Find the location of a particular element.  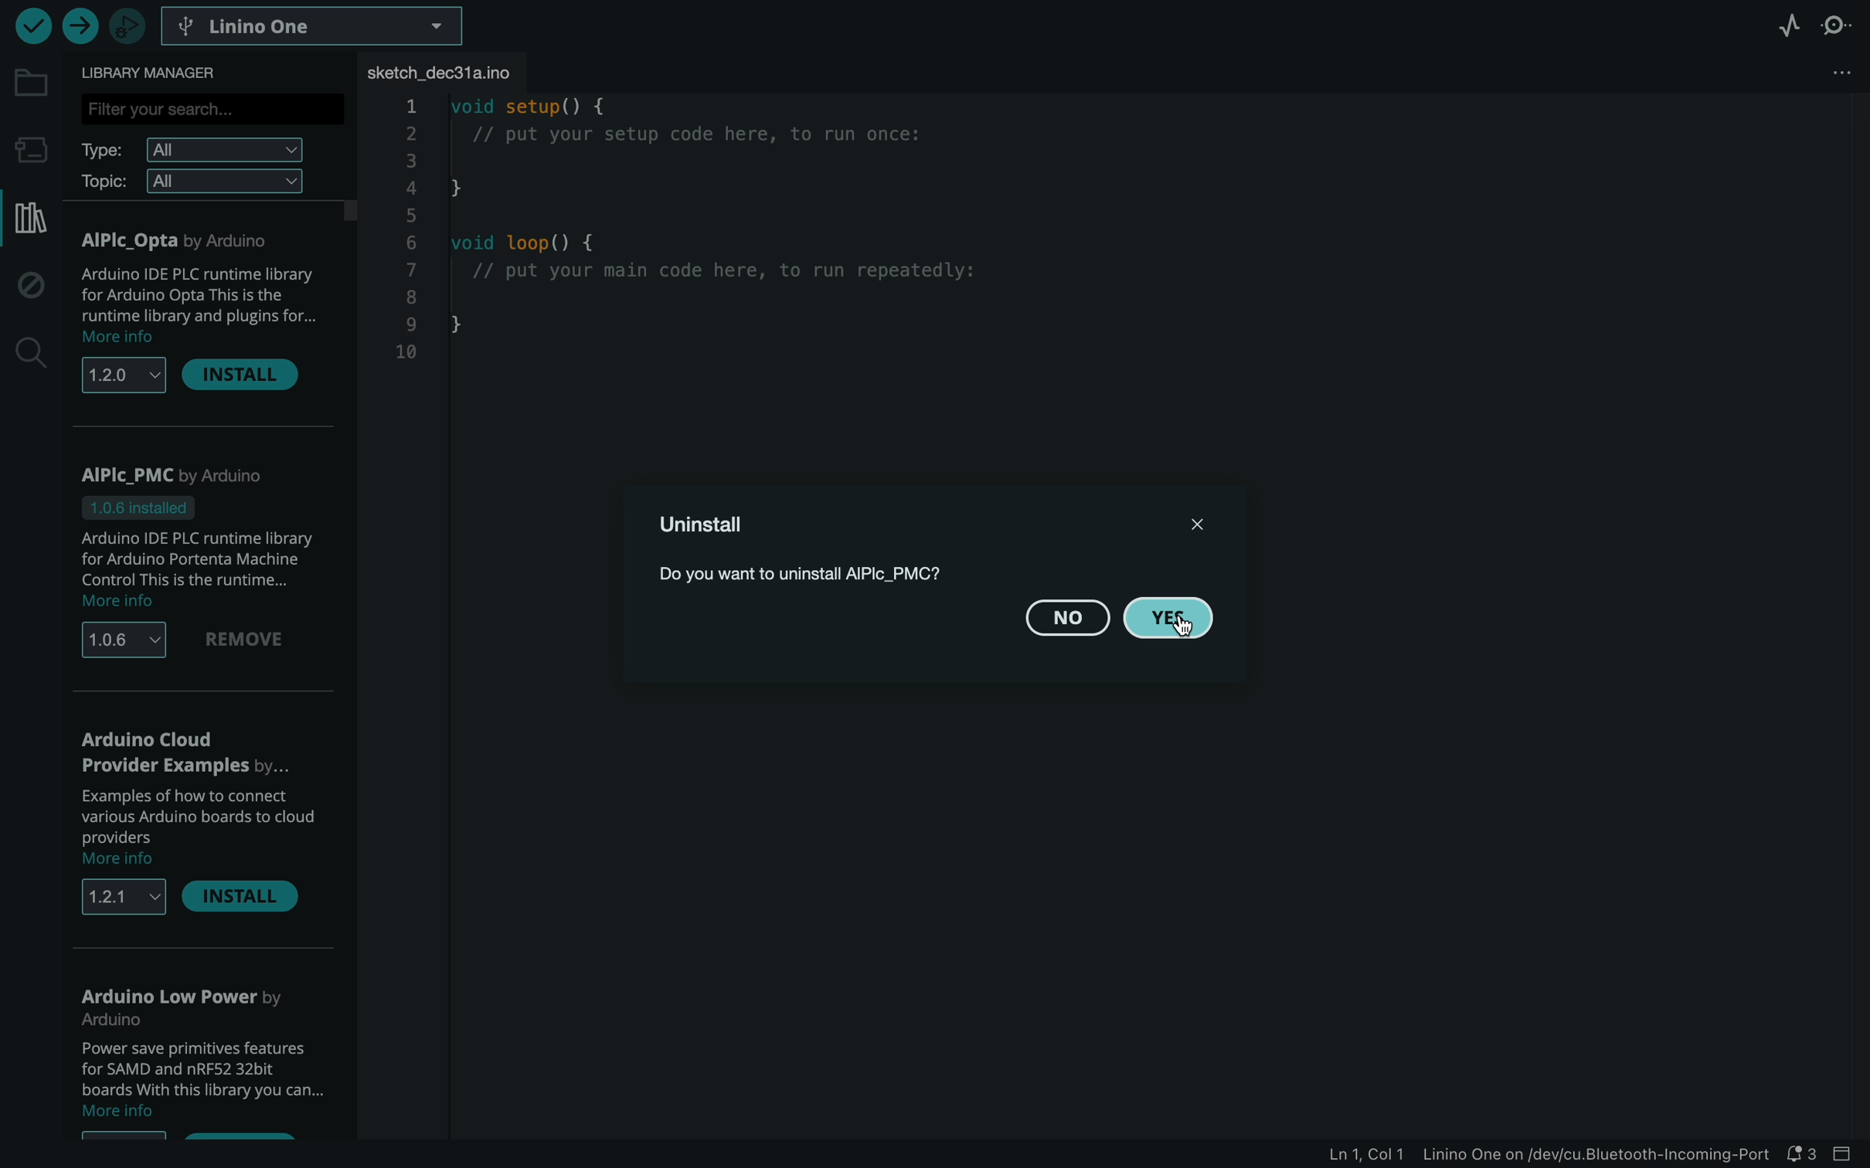

board selector is located at coordinates (319, 28).